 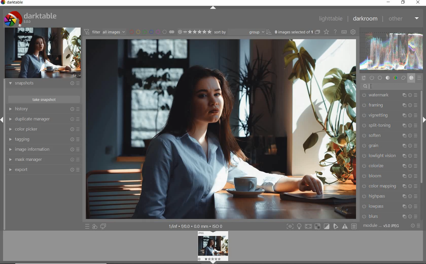 What do you see at coordinates (44, 129) in the screenshot?
I see `color picker` at bounding box center [44, 129].